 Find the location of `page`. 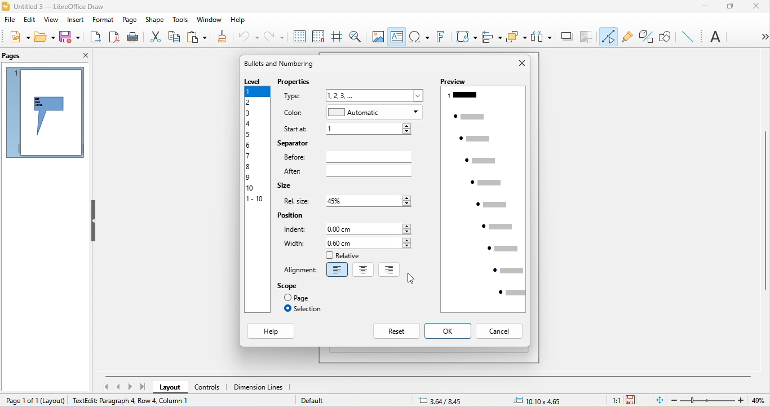

page is located at coordinates (305, 298).